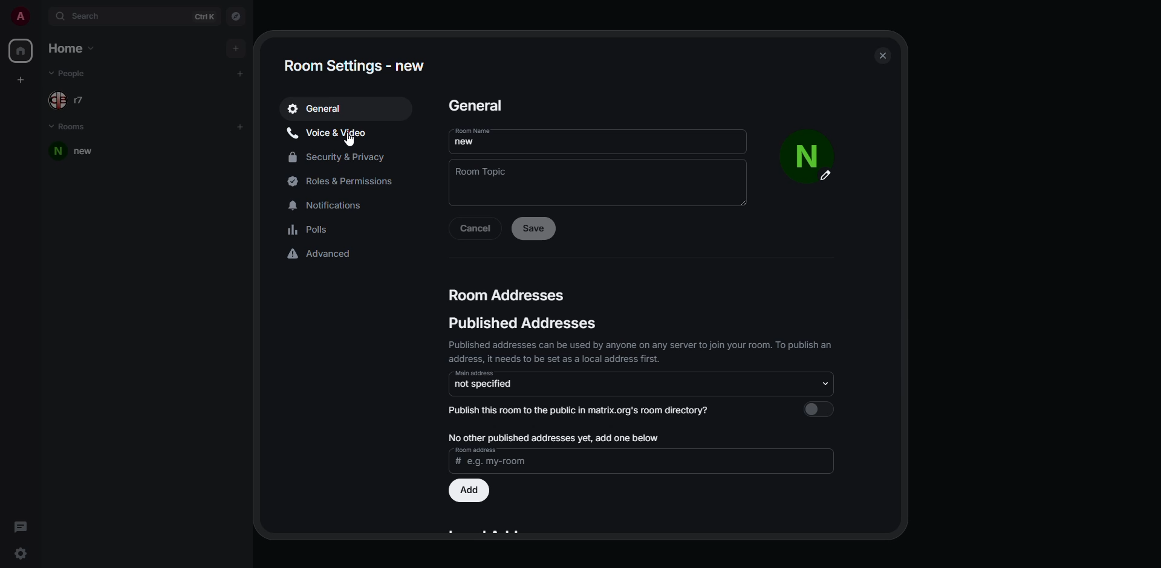  What do you see at coordinates (510, 294) in the screenshot?
I see `room addresses` at bounding box center [510, 294].